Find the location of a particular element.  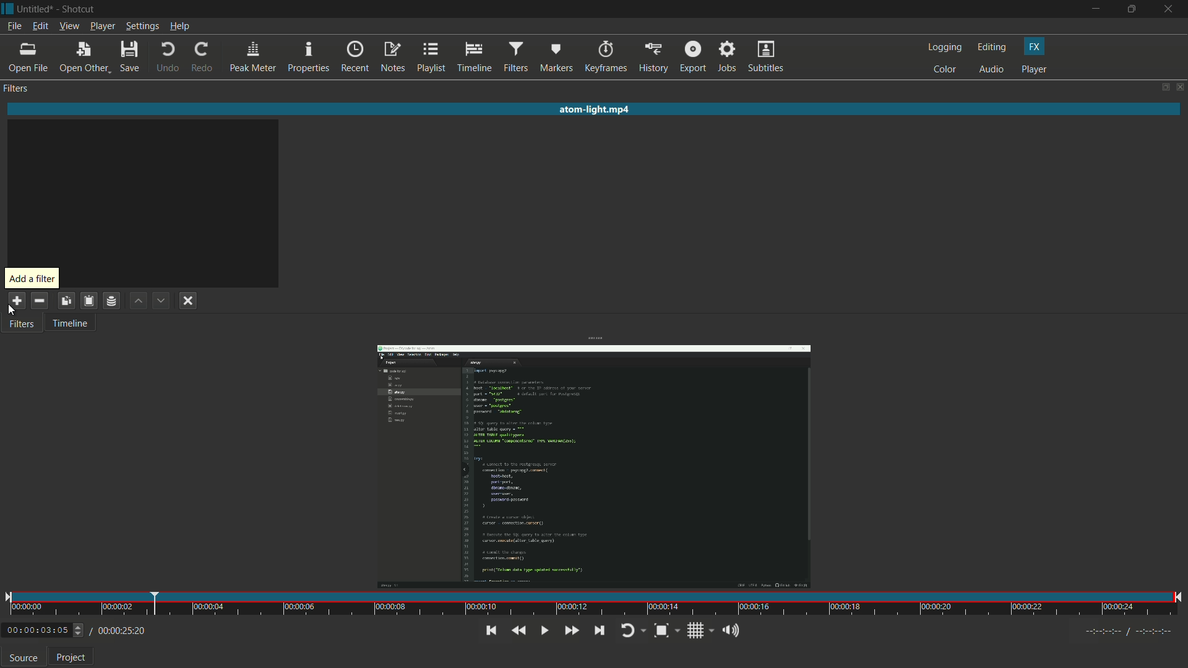

opened file is located at coordinates (591, 465).